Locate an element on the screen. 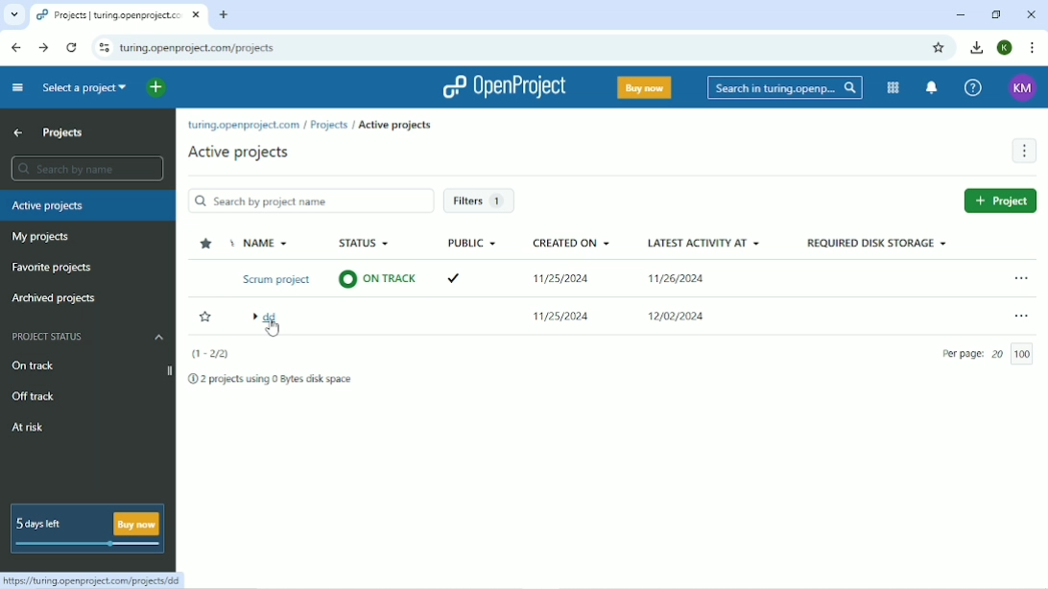  Search tabs is located at coordinates (13, 13).